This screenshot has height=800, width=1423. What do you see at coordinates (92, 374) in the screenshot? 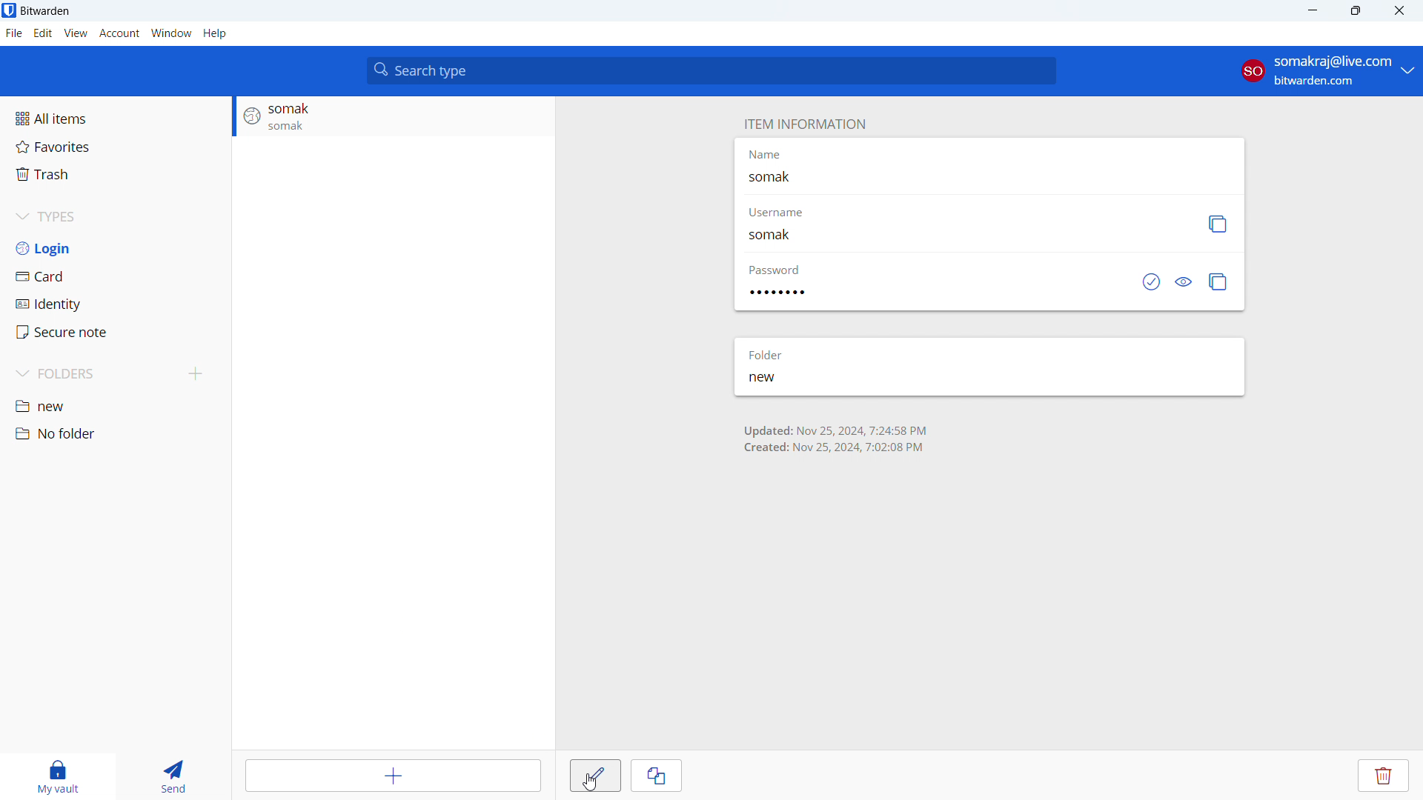
I see `folders` at bounding box center [92, 374].